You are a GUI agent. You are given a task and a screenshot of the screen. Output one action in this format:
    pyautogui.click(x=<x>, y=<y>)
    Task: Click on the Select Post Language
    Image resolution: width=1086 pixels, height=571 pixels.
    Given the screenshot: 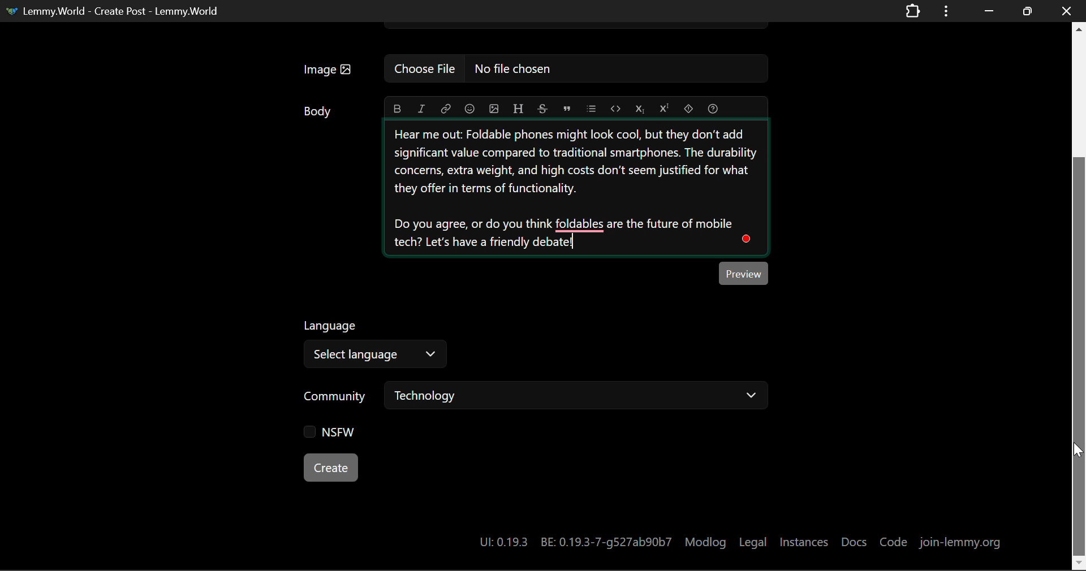 What is the action you would take?
    pyautogui.click(x=373, y=345)
    